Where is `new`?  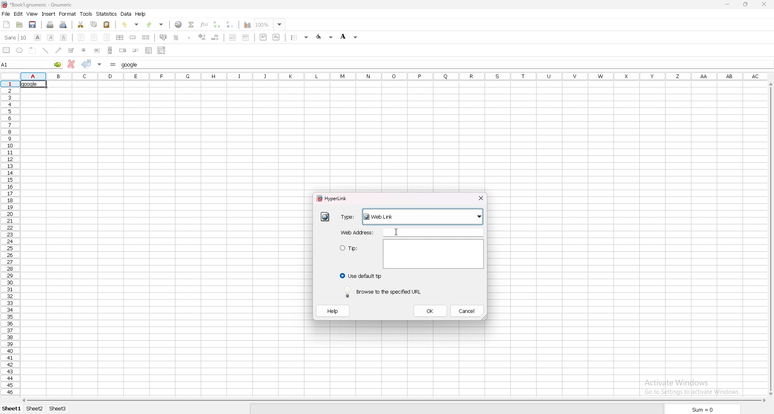 new is located at coordinates (7, 25).